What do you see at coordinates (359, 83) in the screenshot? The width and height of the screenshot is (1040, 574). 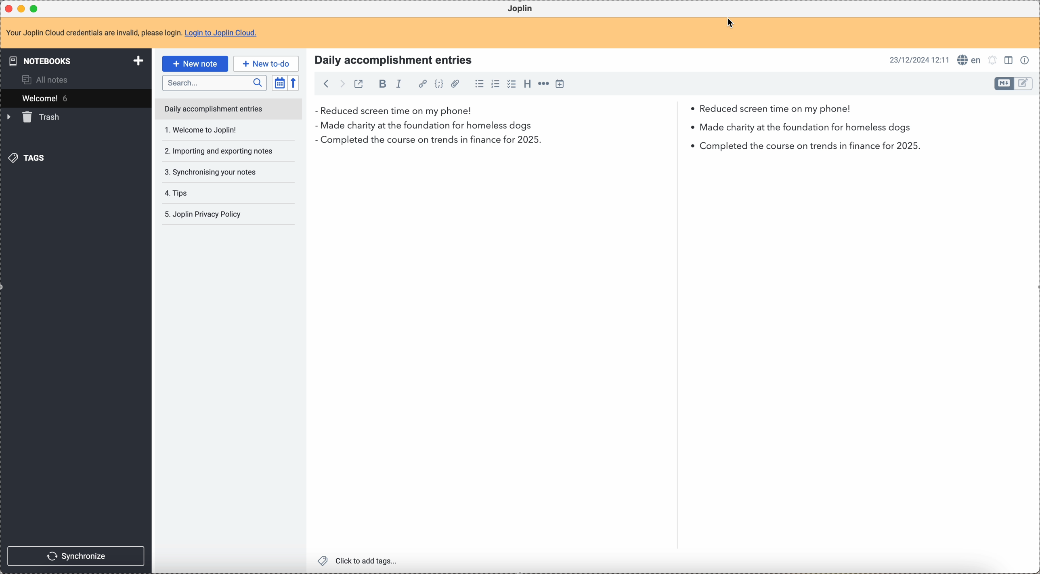 I see `toggle external editing` at bounding box center [359, 83].